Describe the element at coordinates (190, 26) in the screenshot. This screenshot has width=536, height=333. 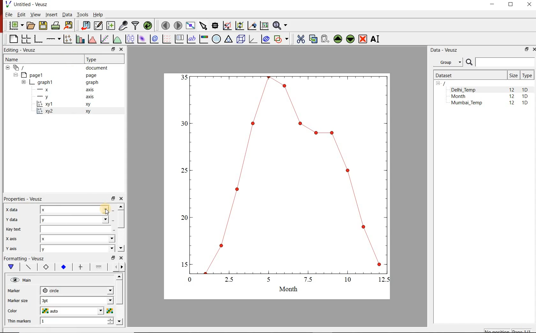
I see `view plot full screen` at that location.